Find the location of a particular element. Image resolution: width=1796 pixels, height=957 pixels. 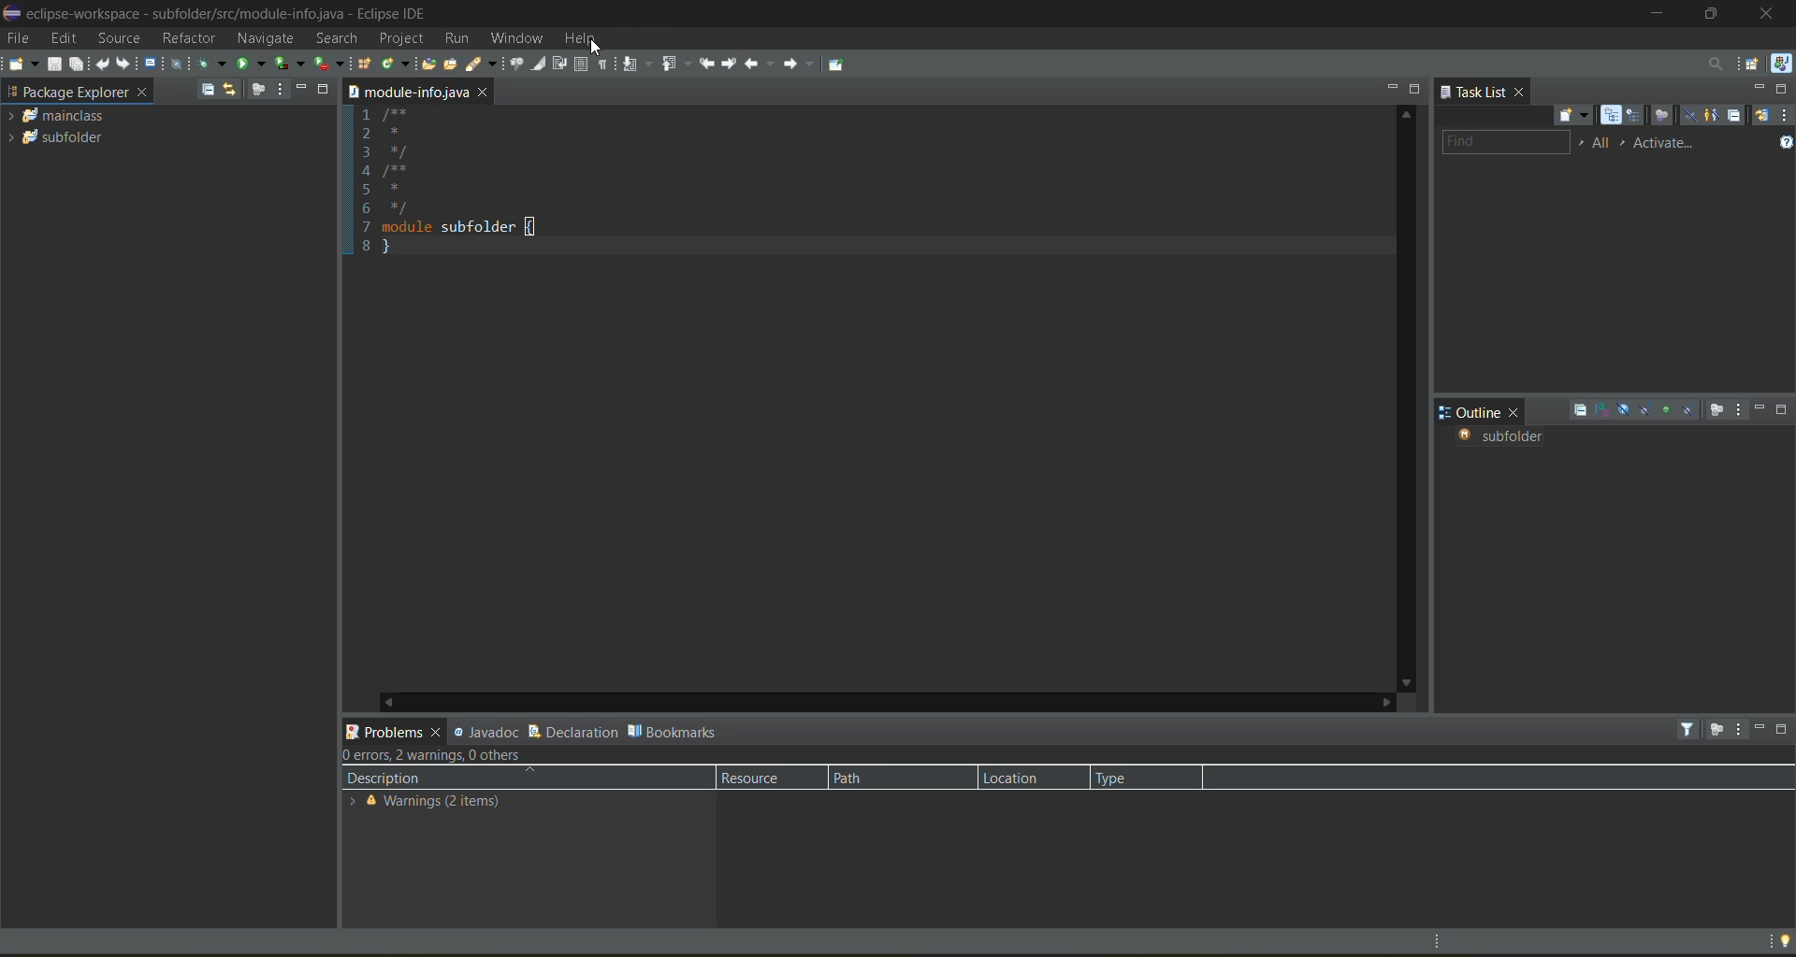

javadoc is located at coordinates (486, 732).